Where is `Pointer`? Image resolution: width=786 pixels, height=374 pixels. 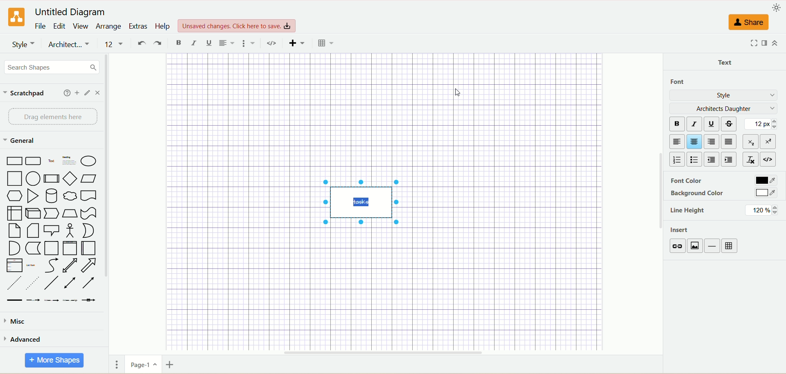
Pointer is located at coordinates (52, 214).